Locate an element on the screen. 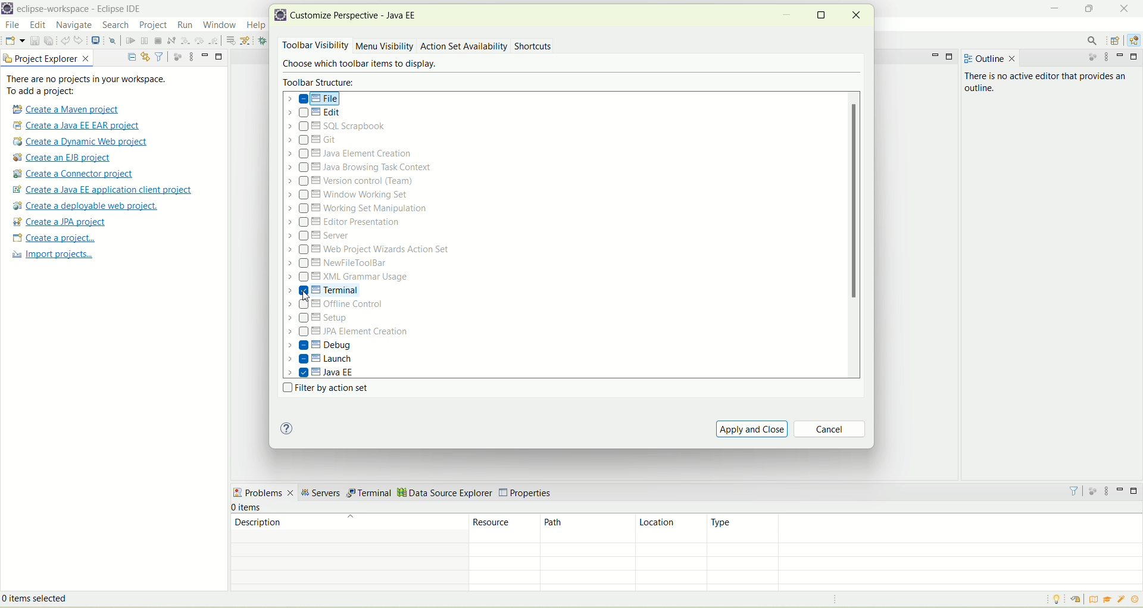 This screenshot has width=1143, height=608. terminal is located at coordinates (342, 290).